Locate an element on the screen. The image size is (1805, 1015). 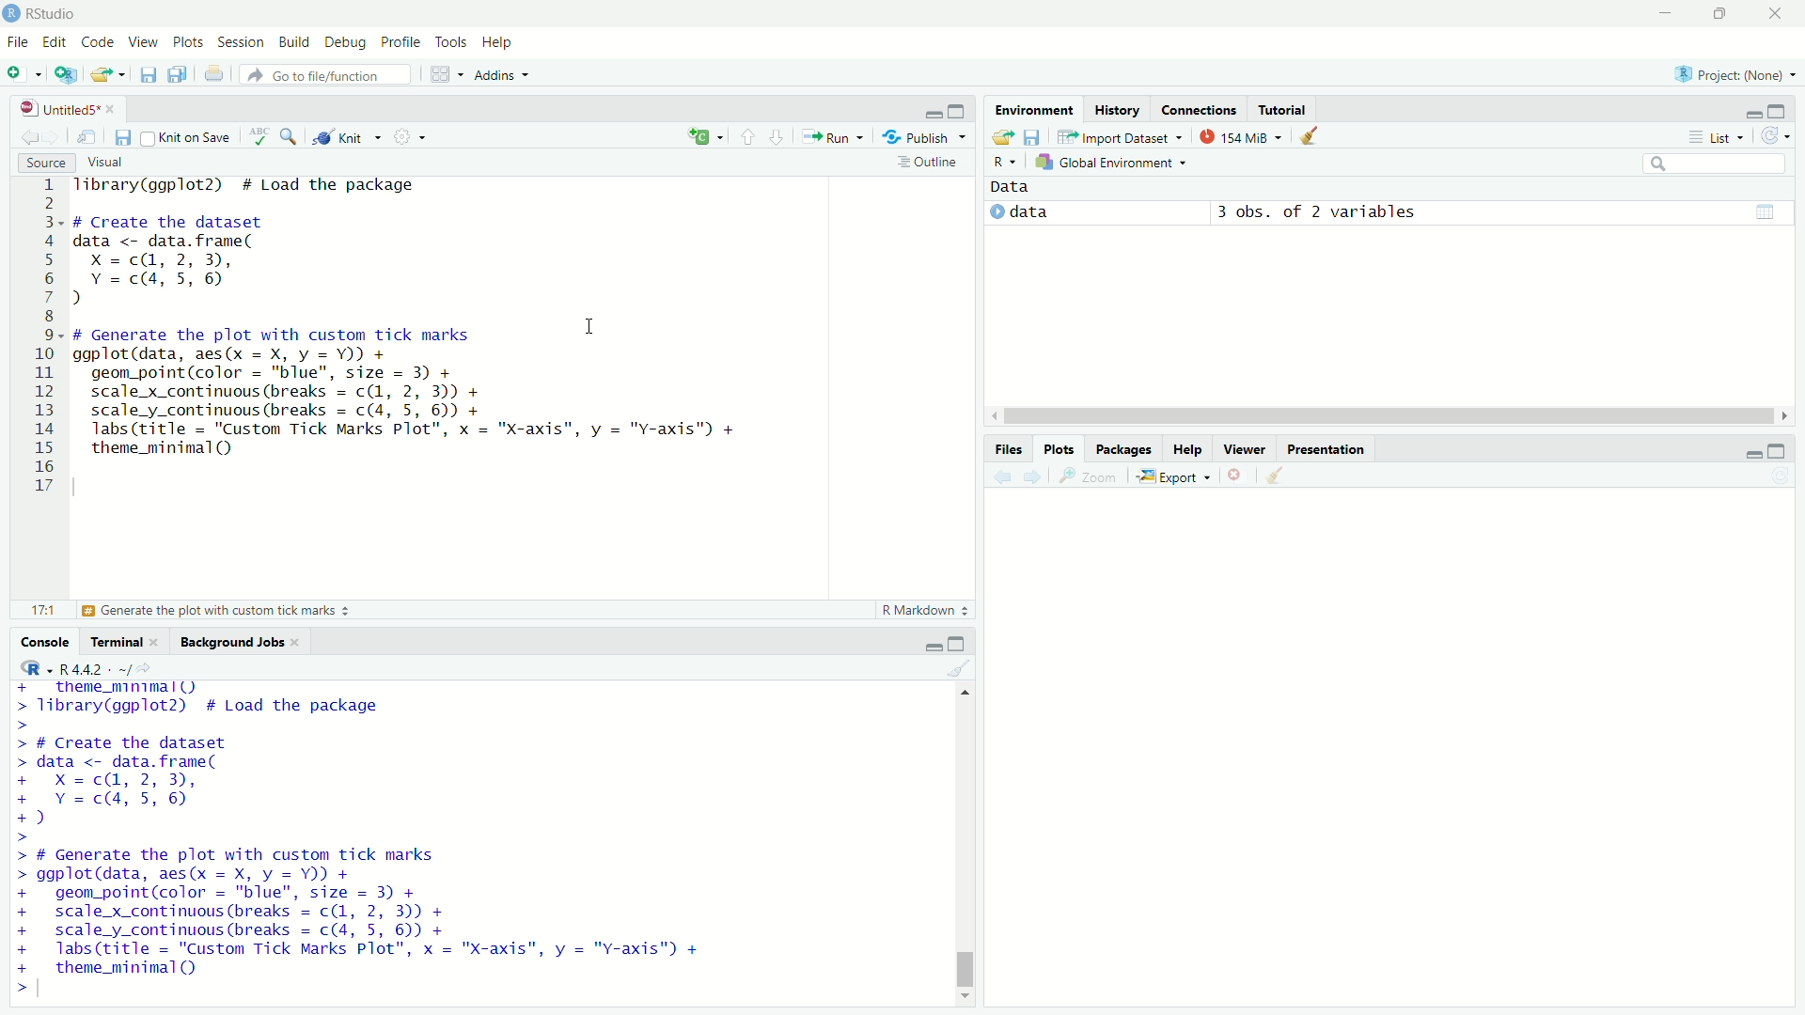
background jobs is located at coordinates (234, 642).